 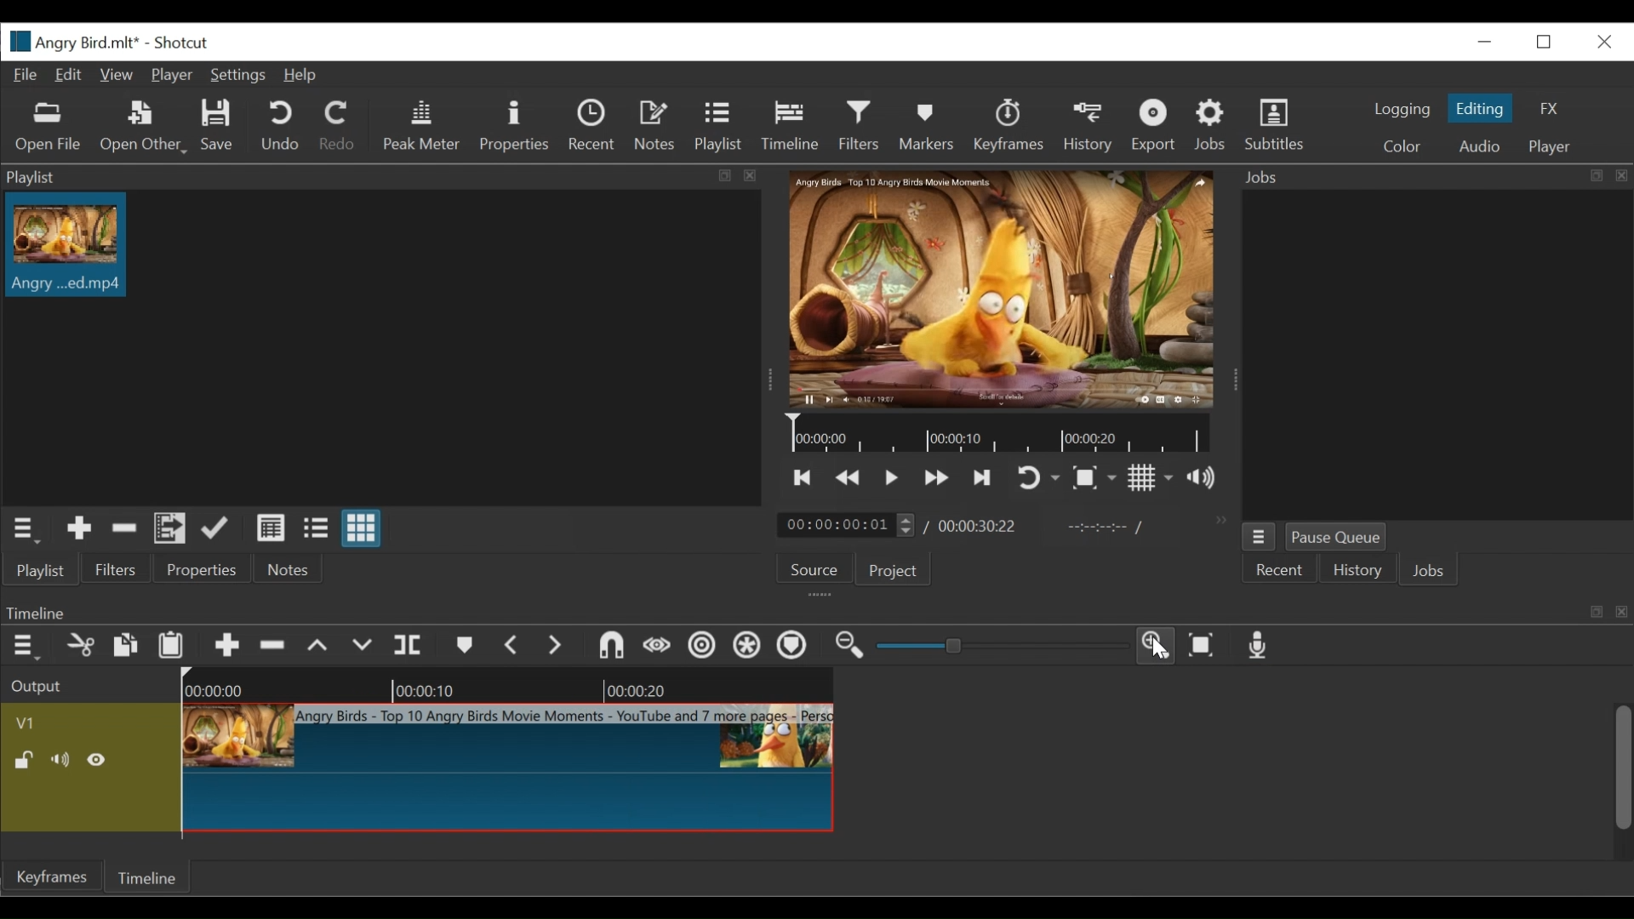 What do you see at coordinates (1262, 538) in the screenshot?
I see `Job menu` at bounding box center [1262, 538].